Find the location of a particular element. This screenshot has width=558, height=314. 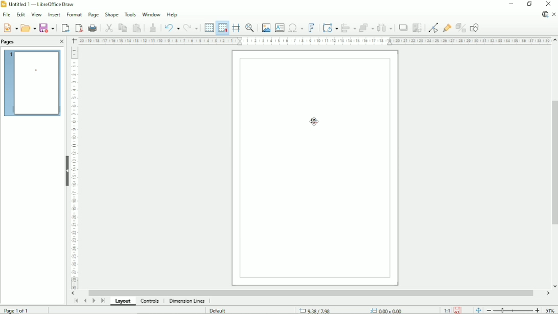

Cut is located at coordinates (109, 28).